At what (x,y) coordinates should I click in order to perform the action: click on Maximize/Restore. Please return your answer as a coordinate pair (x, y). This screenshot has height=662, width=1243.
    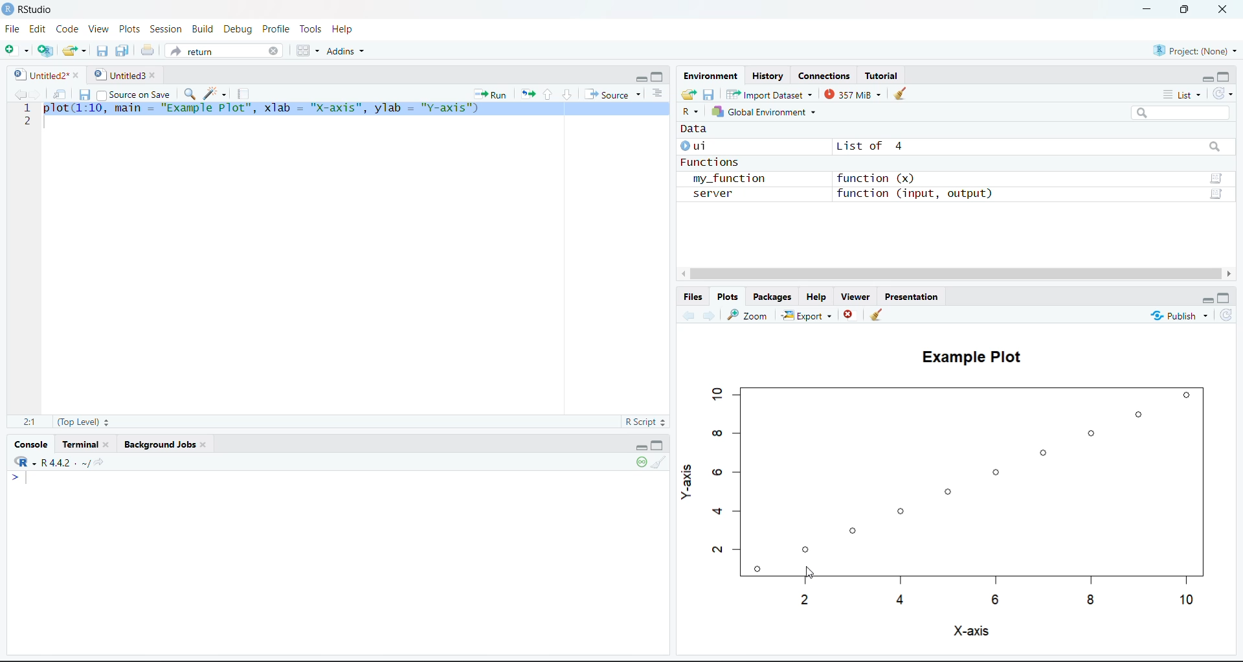
    Looking at the image, I should click on (659, 444).